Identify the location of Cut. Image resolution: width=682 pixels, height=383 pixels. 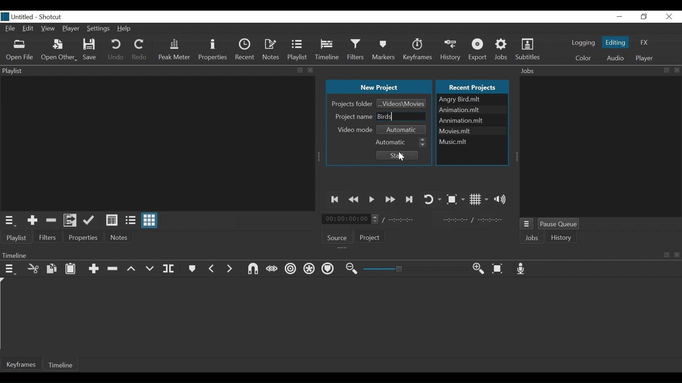
(33, 268).